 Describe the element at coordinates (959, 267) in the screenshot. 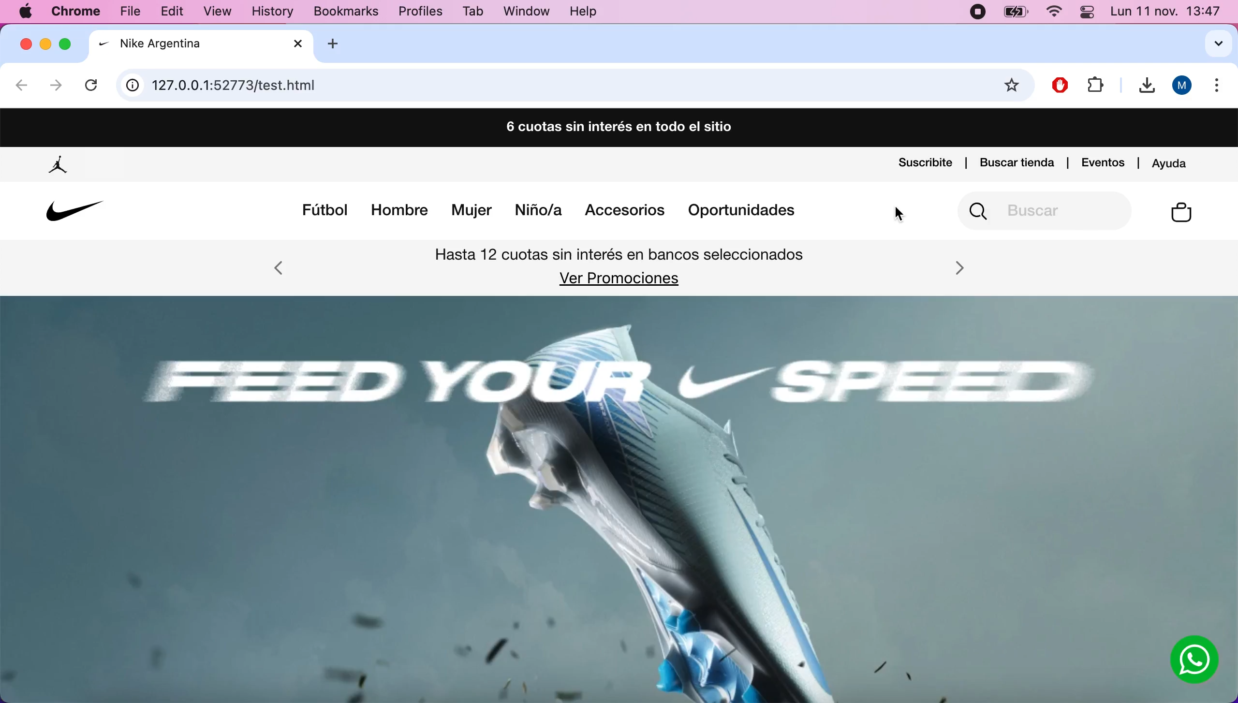

I see `Go right` at that location.